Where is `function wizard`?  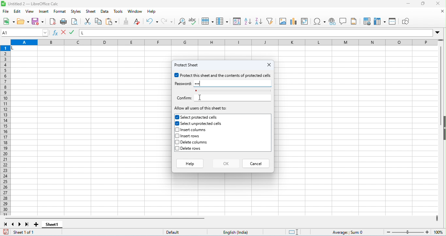 function wizard is located at coordinates (56, 33).